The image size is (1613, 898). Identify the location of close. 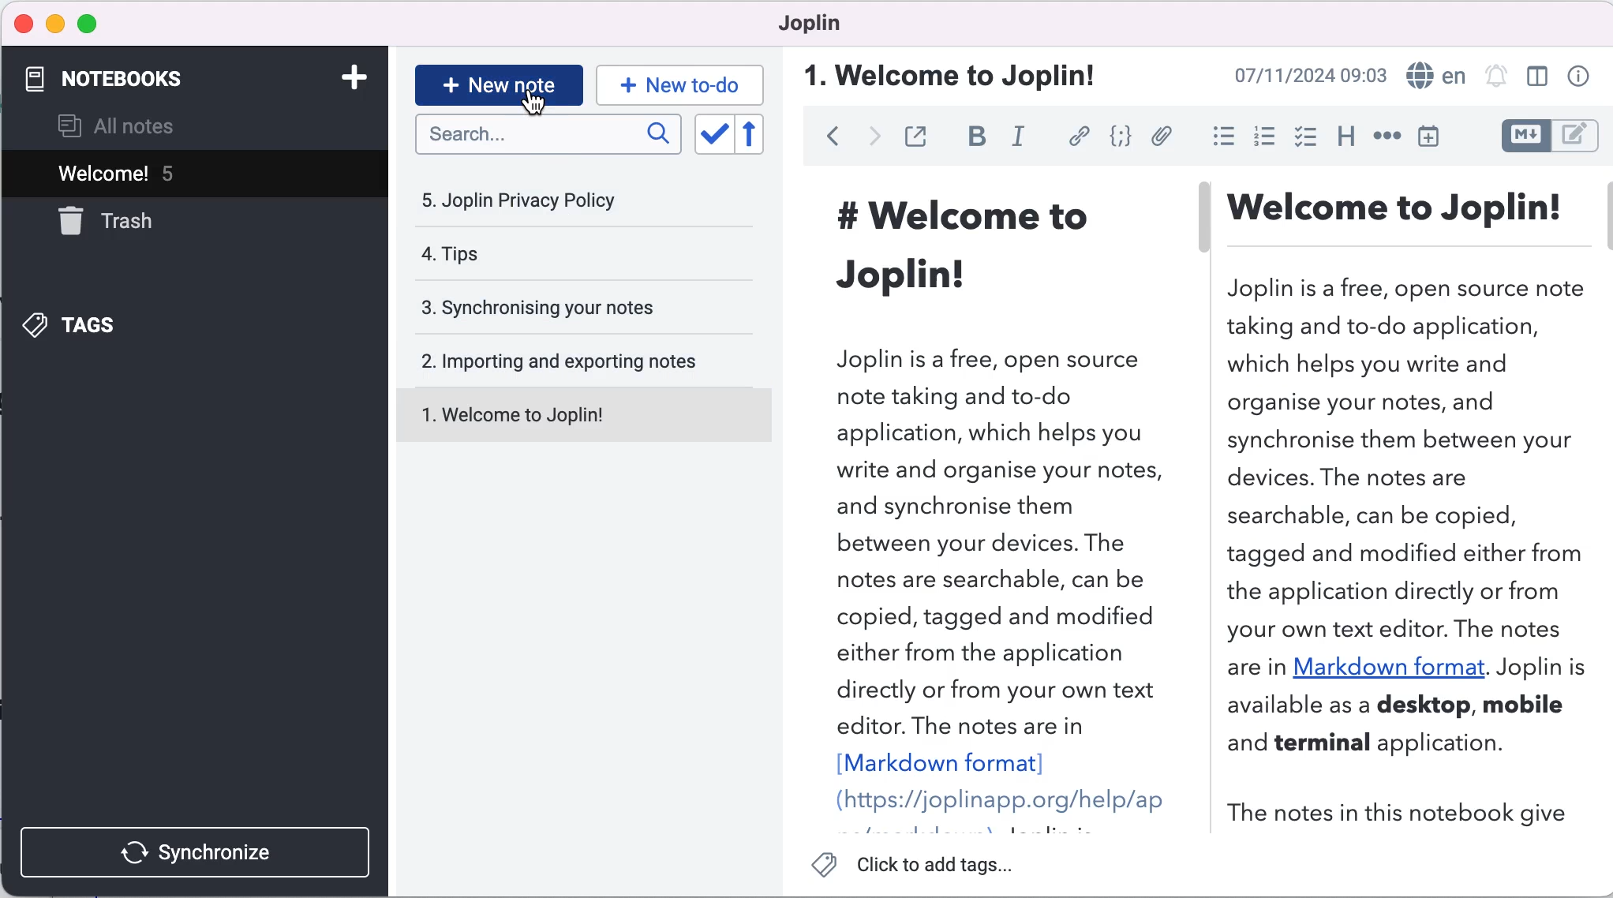
(22, 23).